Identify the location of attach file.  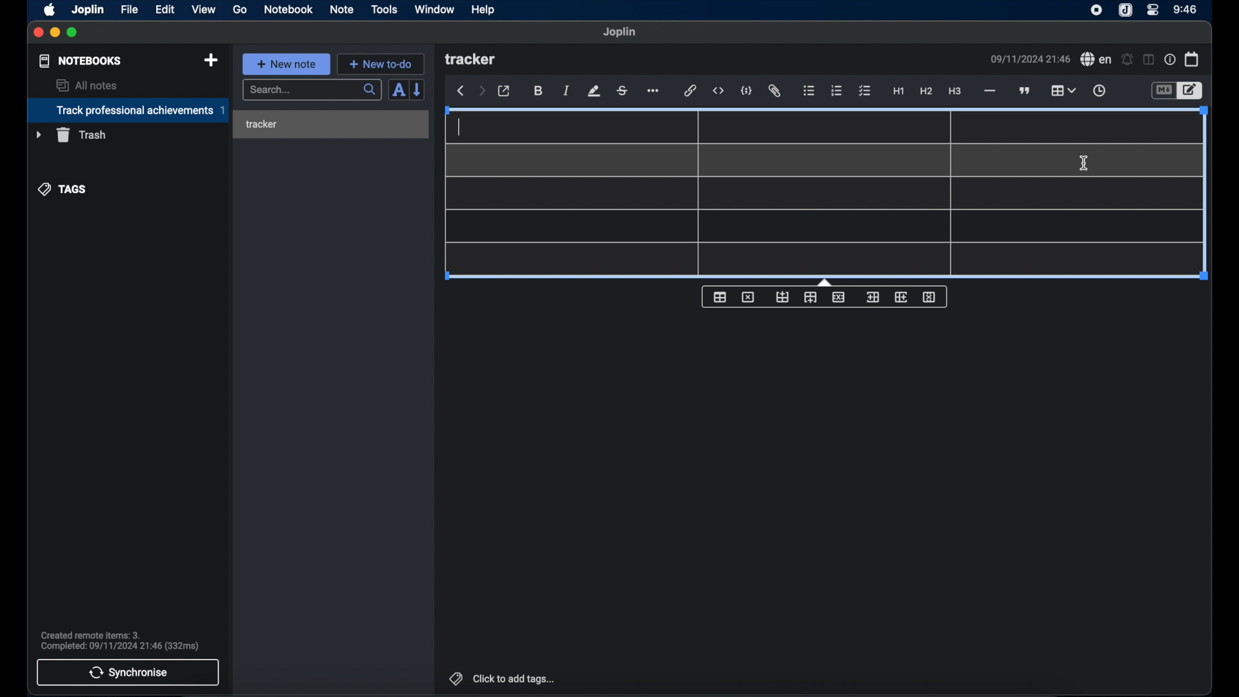
(776, 92).